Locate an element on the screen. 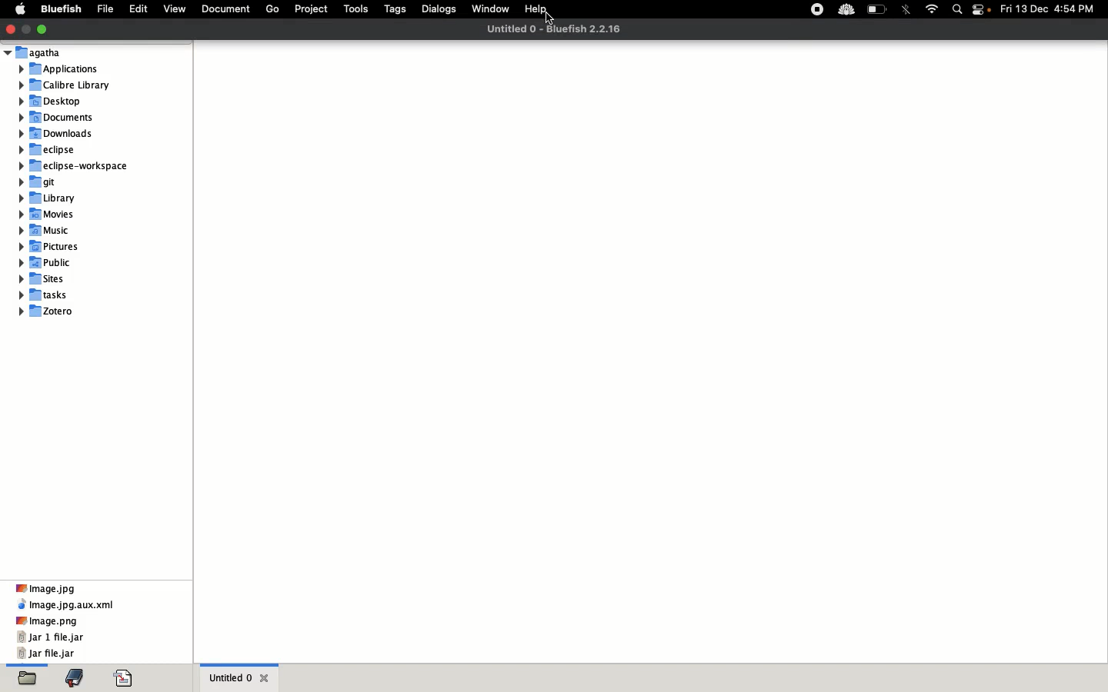  Edit is located at coordinates (138, 8).